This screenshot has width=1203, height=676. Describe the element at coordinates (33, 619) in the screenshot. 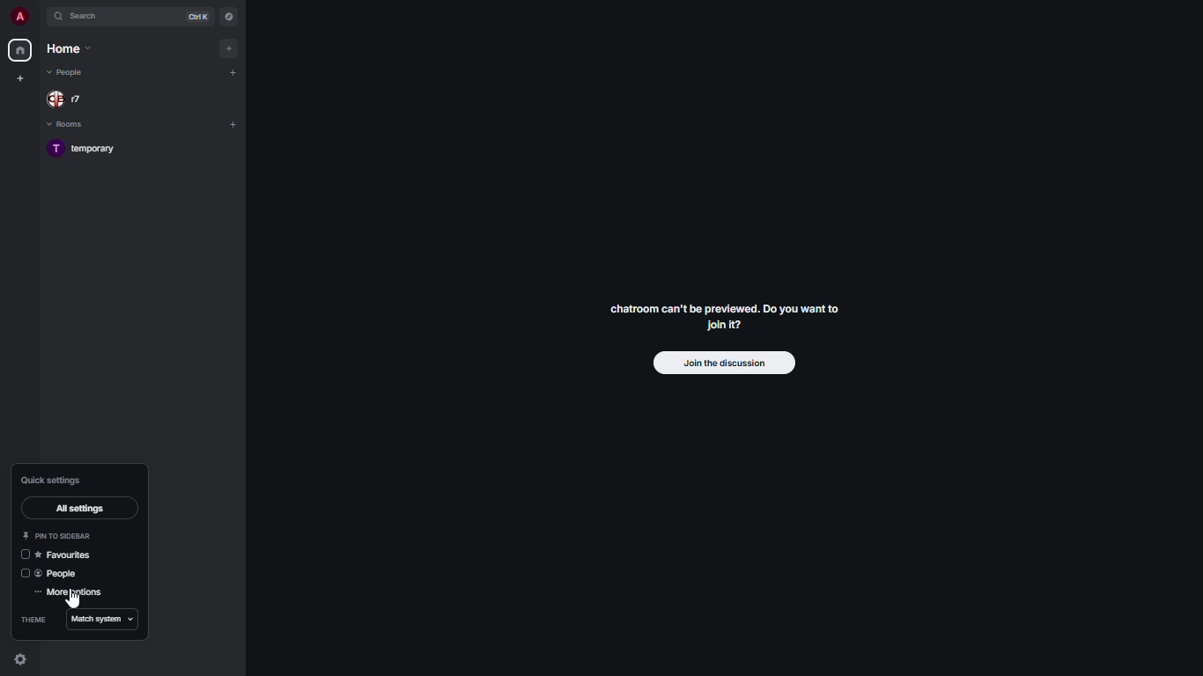

I see `theme` at that location.